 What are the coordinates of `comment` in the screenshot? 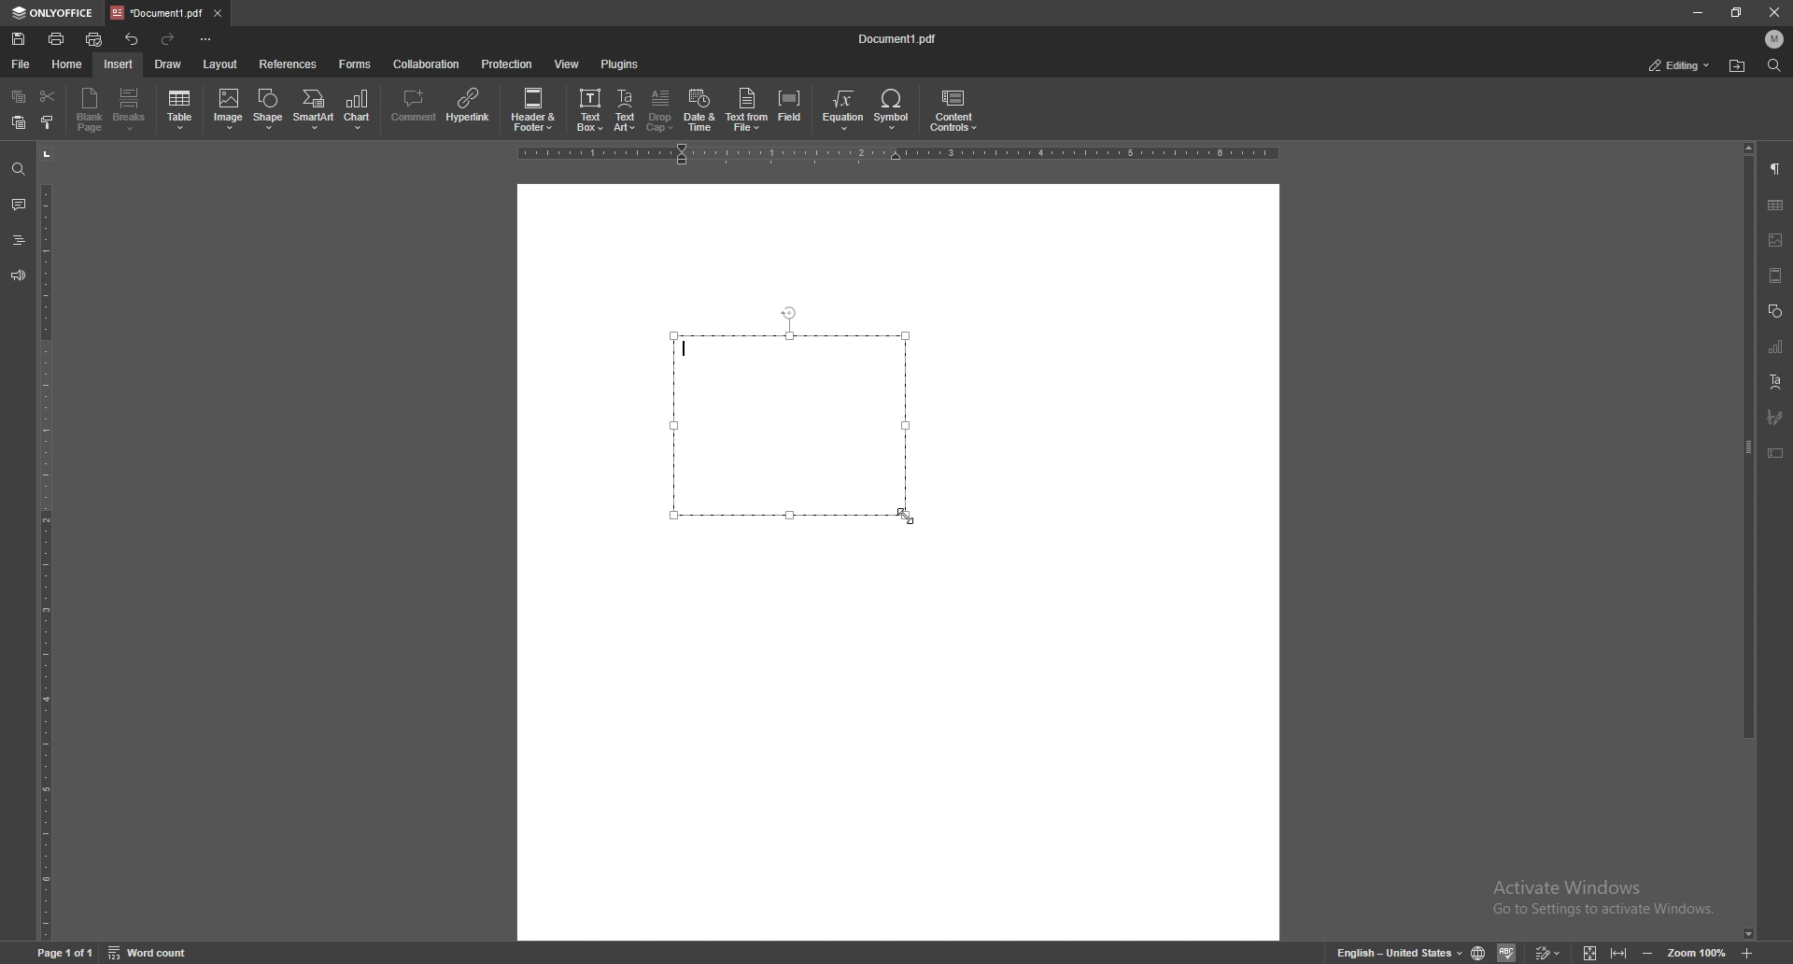 It's located at (18, 204).